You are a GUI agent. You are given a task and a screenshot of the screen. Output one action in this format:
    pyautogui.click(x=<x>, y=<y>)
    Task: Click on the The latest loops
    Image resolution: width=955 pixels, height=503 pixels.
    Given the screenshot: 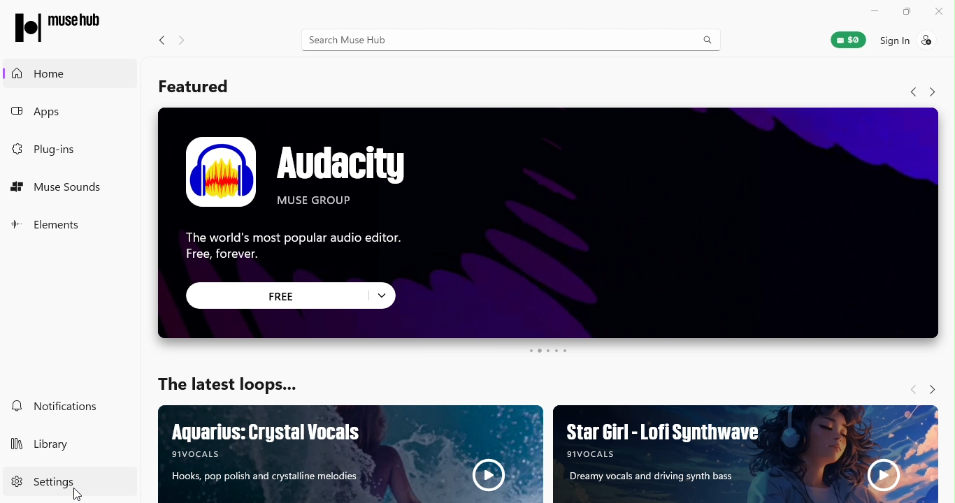 What is the action you would take?
    pyautogui.click(x=227, y=380)
    